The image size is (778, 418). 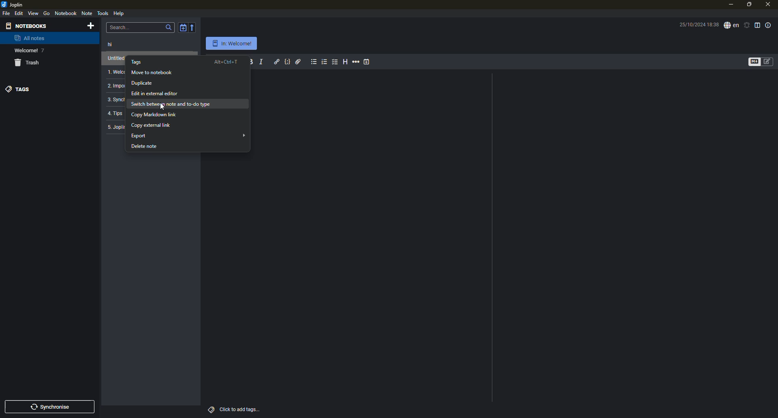 I want to click on numbered list, so click(x=325, y=62).